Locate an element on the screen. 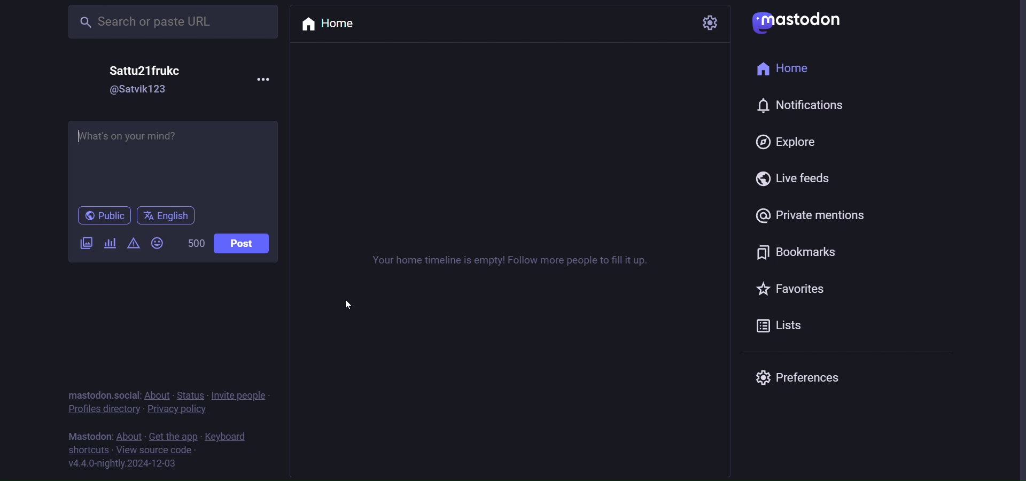  poll is located at coordinates (112, 244).